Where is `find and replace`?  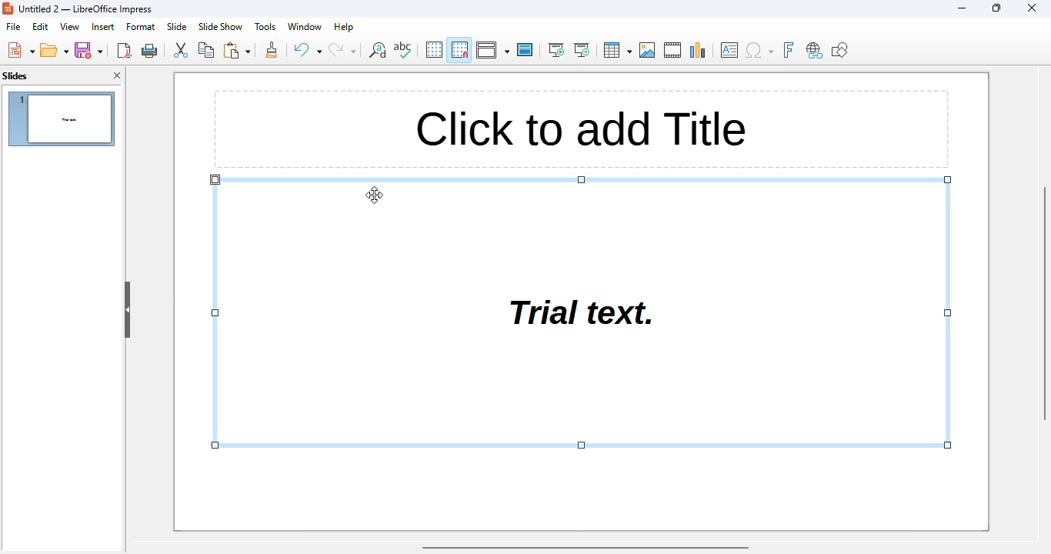
find and replace is located at coordinates (376, 50).